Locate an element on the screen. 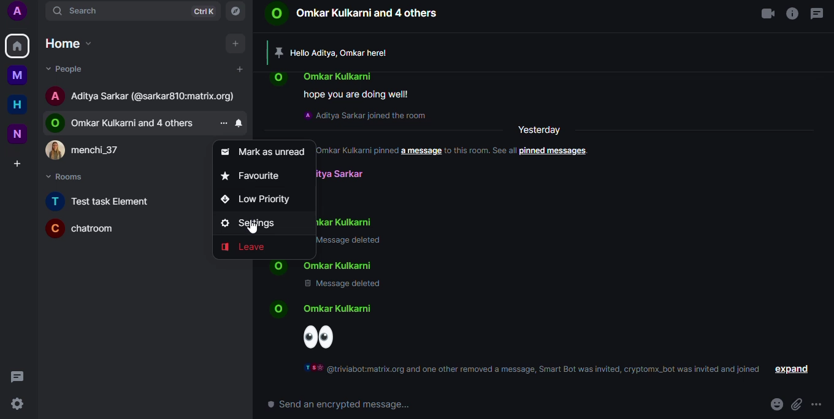 The height and width of the screenshot is (419, 834). contact is located at coordinates (321, 77).